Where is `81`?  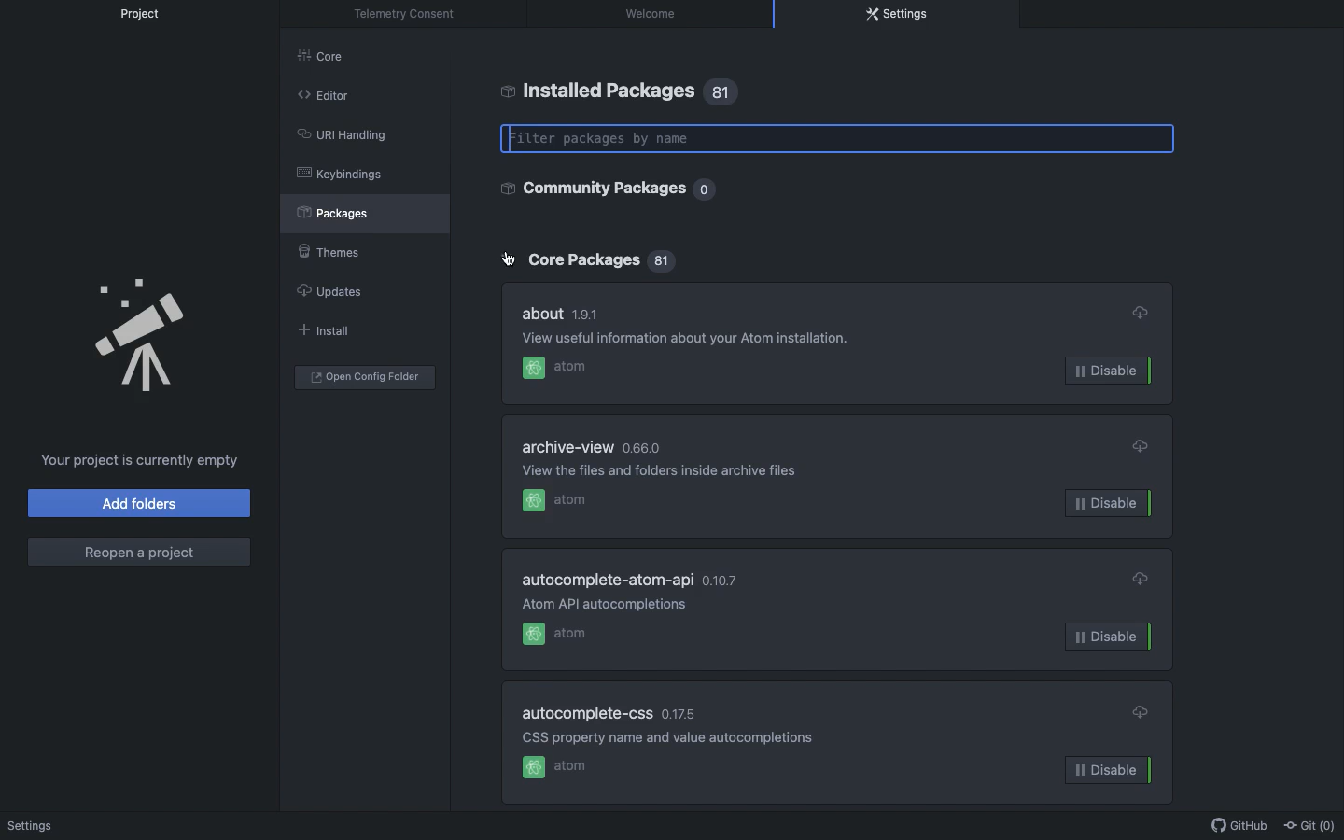 81 is located at coordinates (724, 92).